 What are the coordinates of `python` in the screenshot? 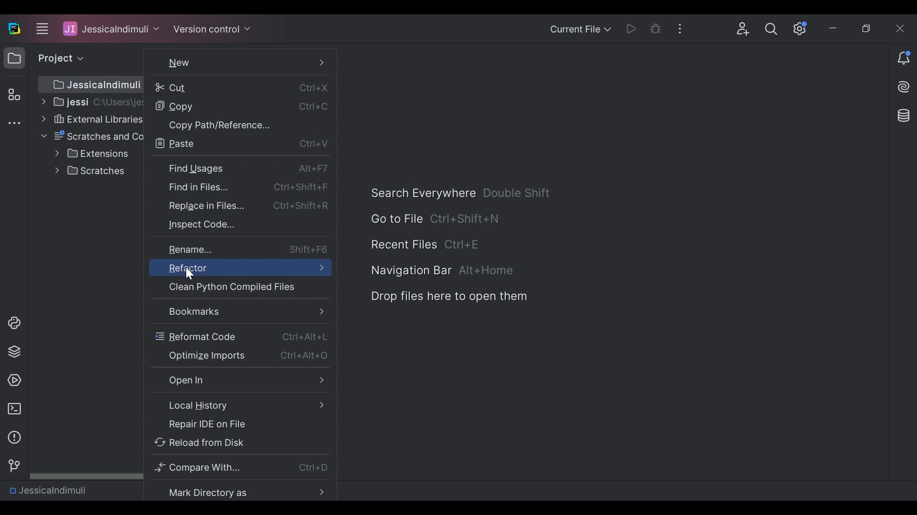 It's located at (14, 323).